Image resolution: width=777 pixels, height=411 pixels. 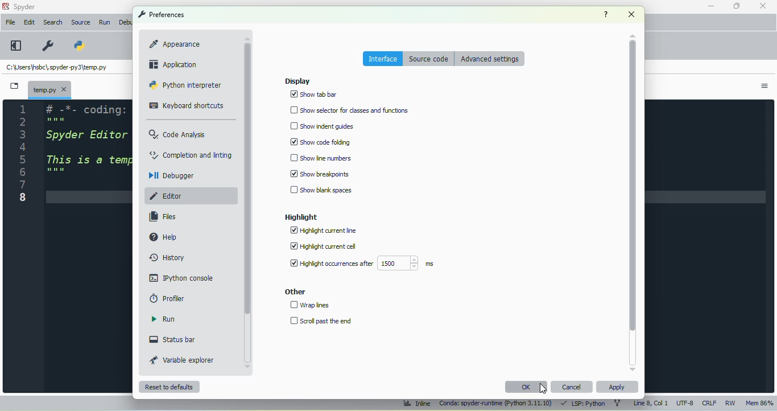 I want to click on PYTHONPATH manager, so click(x=80, y=45).